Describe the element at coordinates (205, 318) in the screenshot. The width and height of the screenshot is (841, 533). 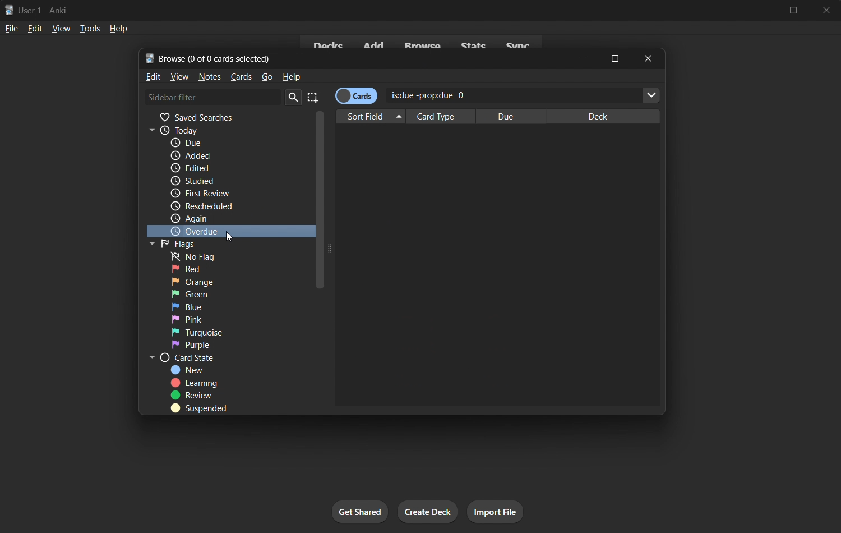
I see `pink ` at that location.